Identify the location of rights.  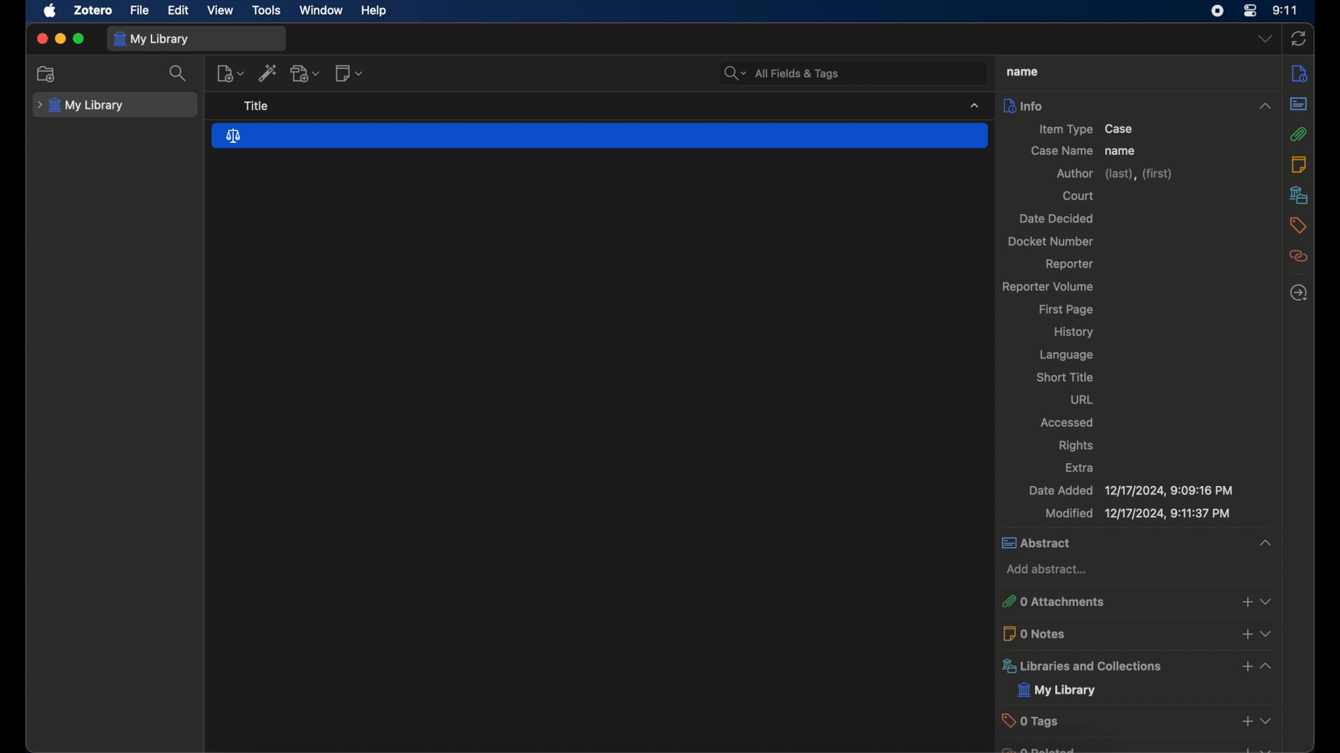
(1075, 446).